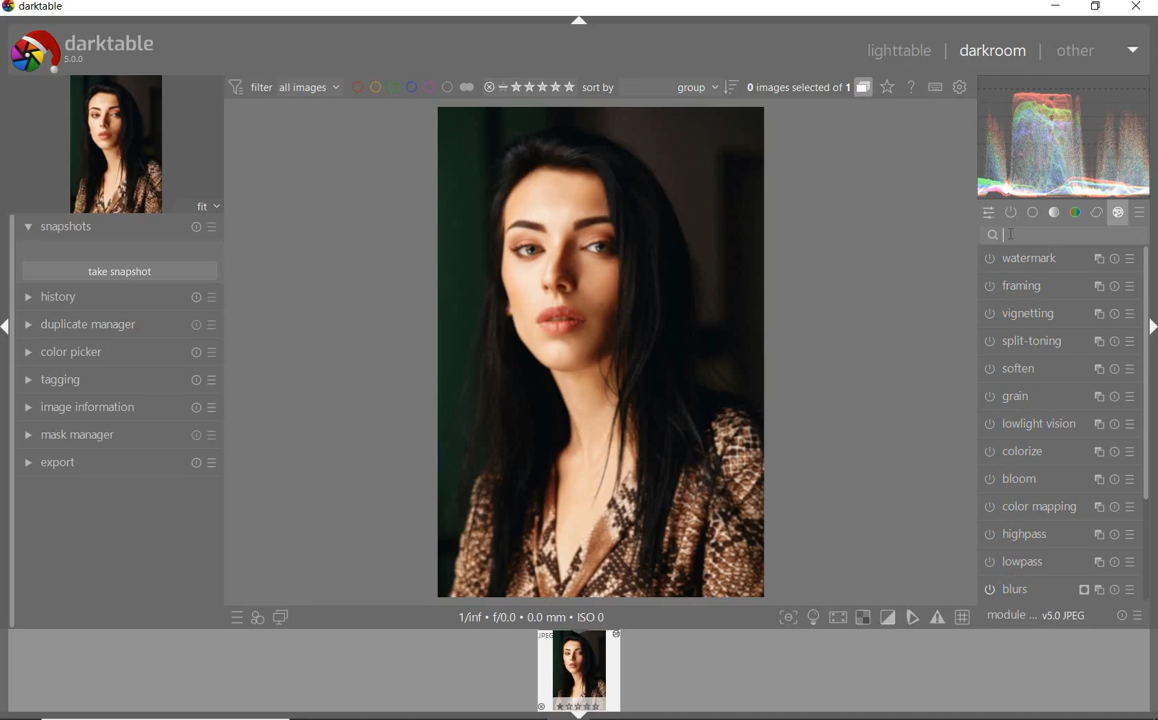  I want to click on scrollbar, so click(1146, 373).